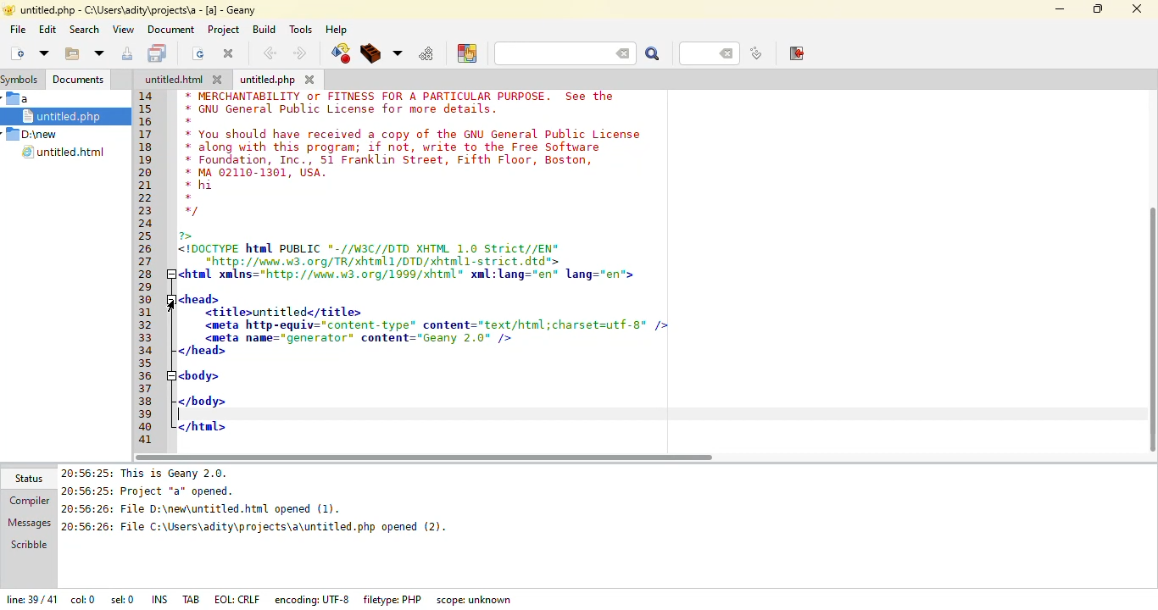 The image size is (1158, 610). I want to click on 20:56:25: This is Geany 2.0.

20:56:25: Project *a* opened.

20:56:26: File D:\new\untitled.html opened (1).

20:56:26: File C:\Users\adity\projects\a\untitled.php opened (2)., so click(281, 512).